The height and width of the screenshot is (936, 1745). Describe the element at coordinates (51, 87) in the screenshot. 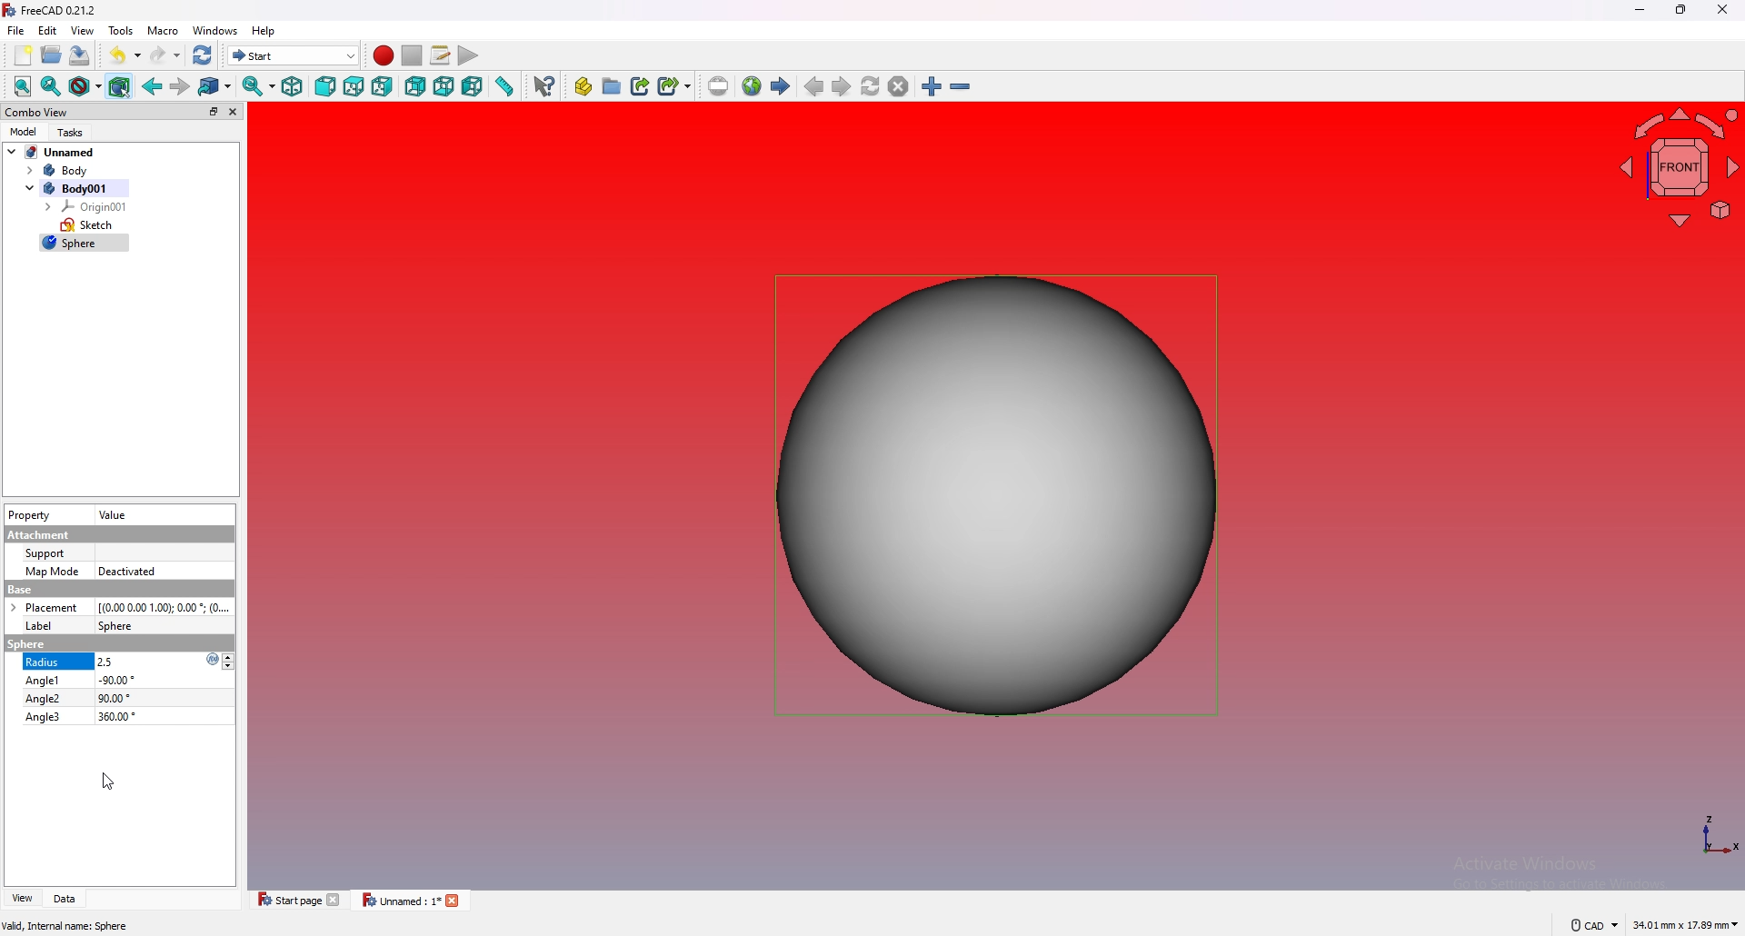

I see `fit selection` at that location.